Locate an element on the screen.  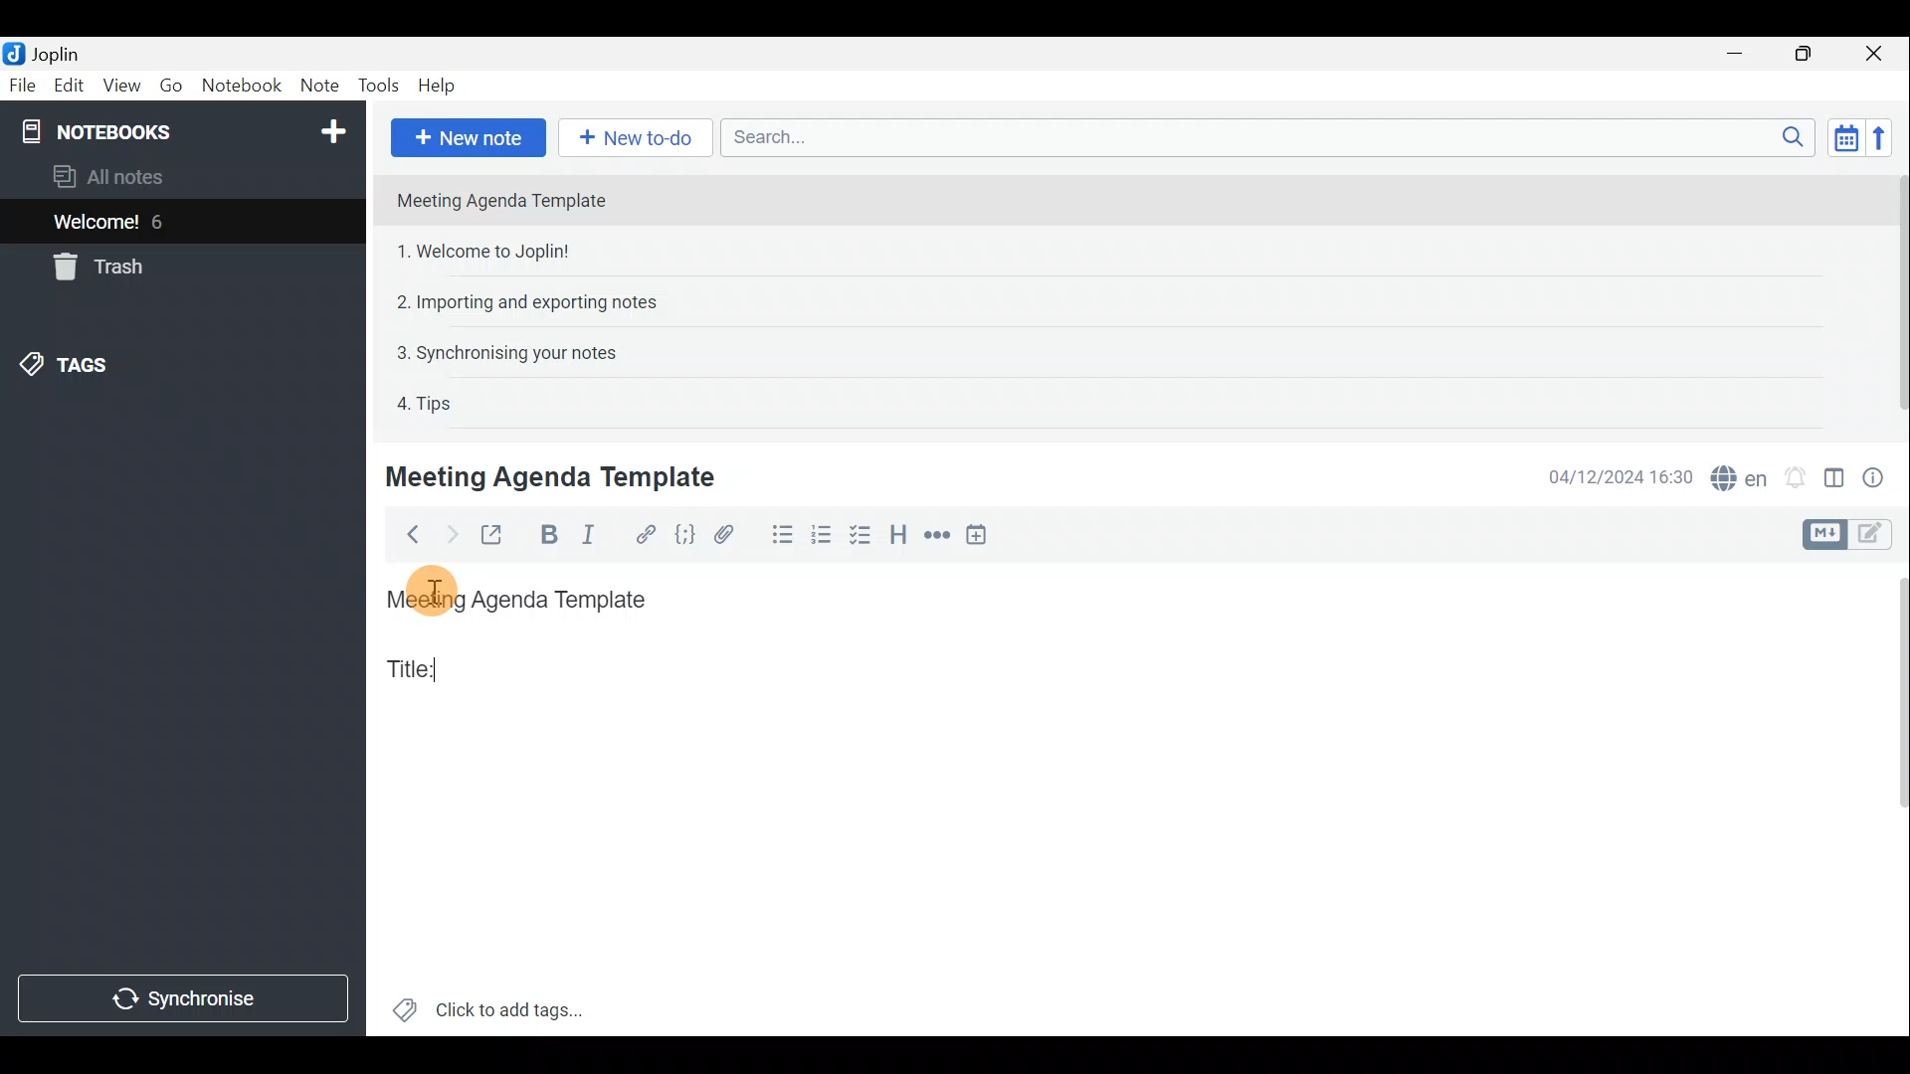
Toggle sort order is located at coordinates (1842, 135).